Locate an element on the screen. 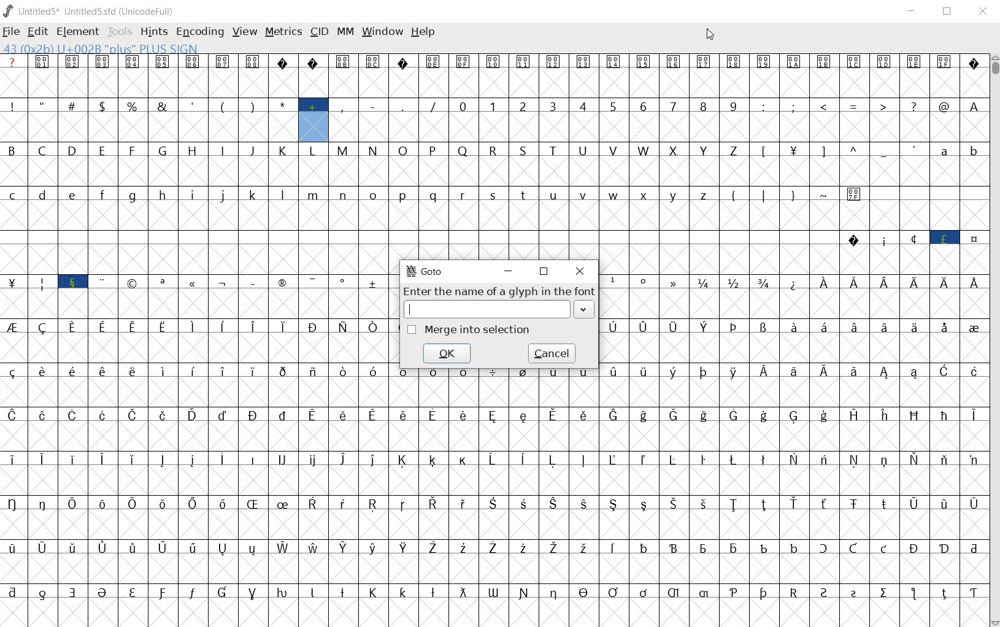 The image size is (1000, 627). glyphs is located at coordinates (195, 340).